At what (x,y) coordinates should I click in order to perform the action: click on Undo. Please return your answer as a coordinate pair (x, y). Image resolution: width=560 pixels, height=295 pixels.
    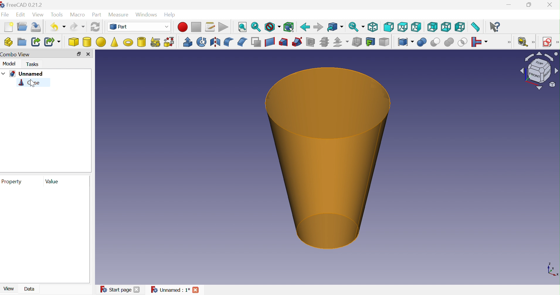
    Looking at the image, I should click on (58, 27).